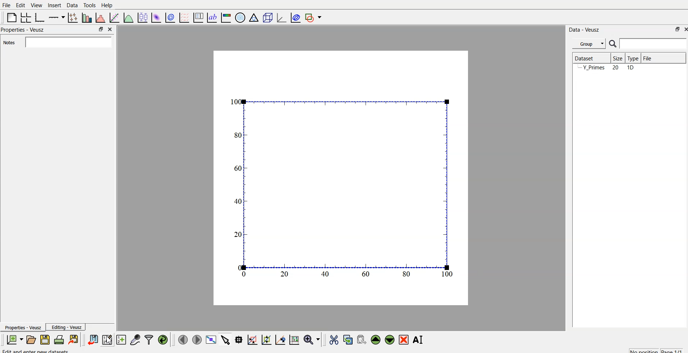 The height and width of the screenshot is (353, 688). What do you see at coordinates (128, 18) in the screenshot?
I see `plot function` at bounding box center [128, 18].